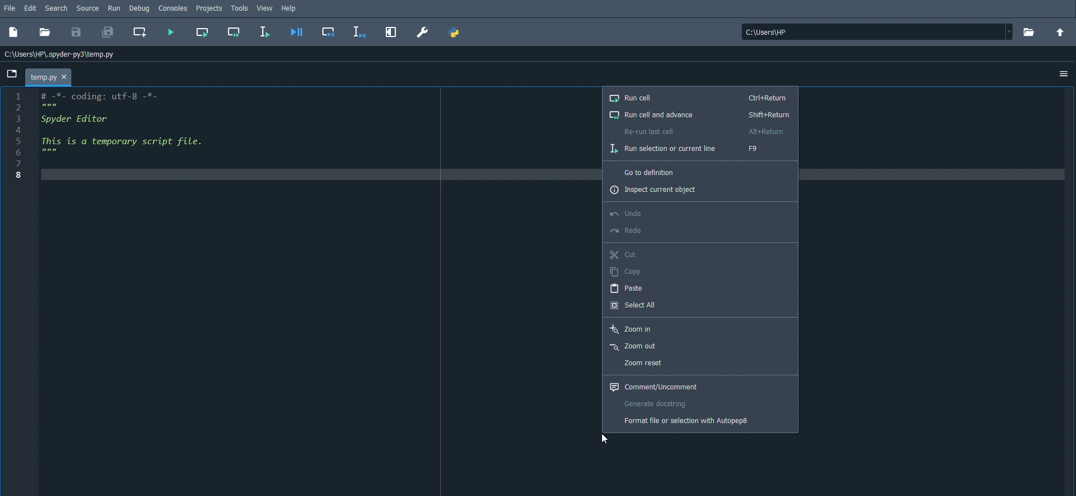 The width and height of the screenshot is (1076, 496). Describe the element at coordinates (656, 402) in the screenshot. I see `Generate docstring` at that location.